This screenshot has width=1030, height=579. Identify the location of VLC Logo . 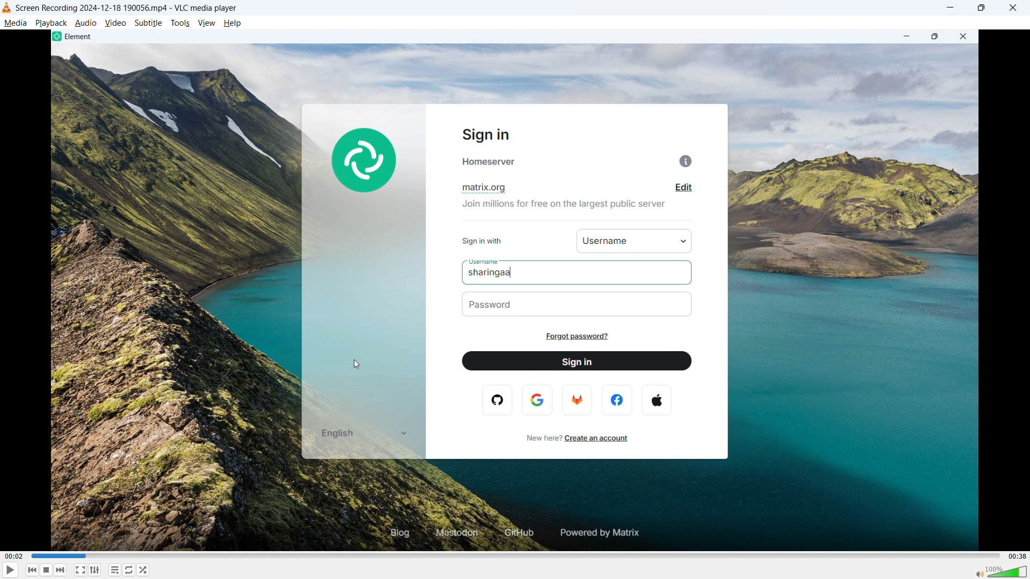
(6, 8).